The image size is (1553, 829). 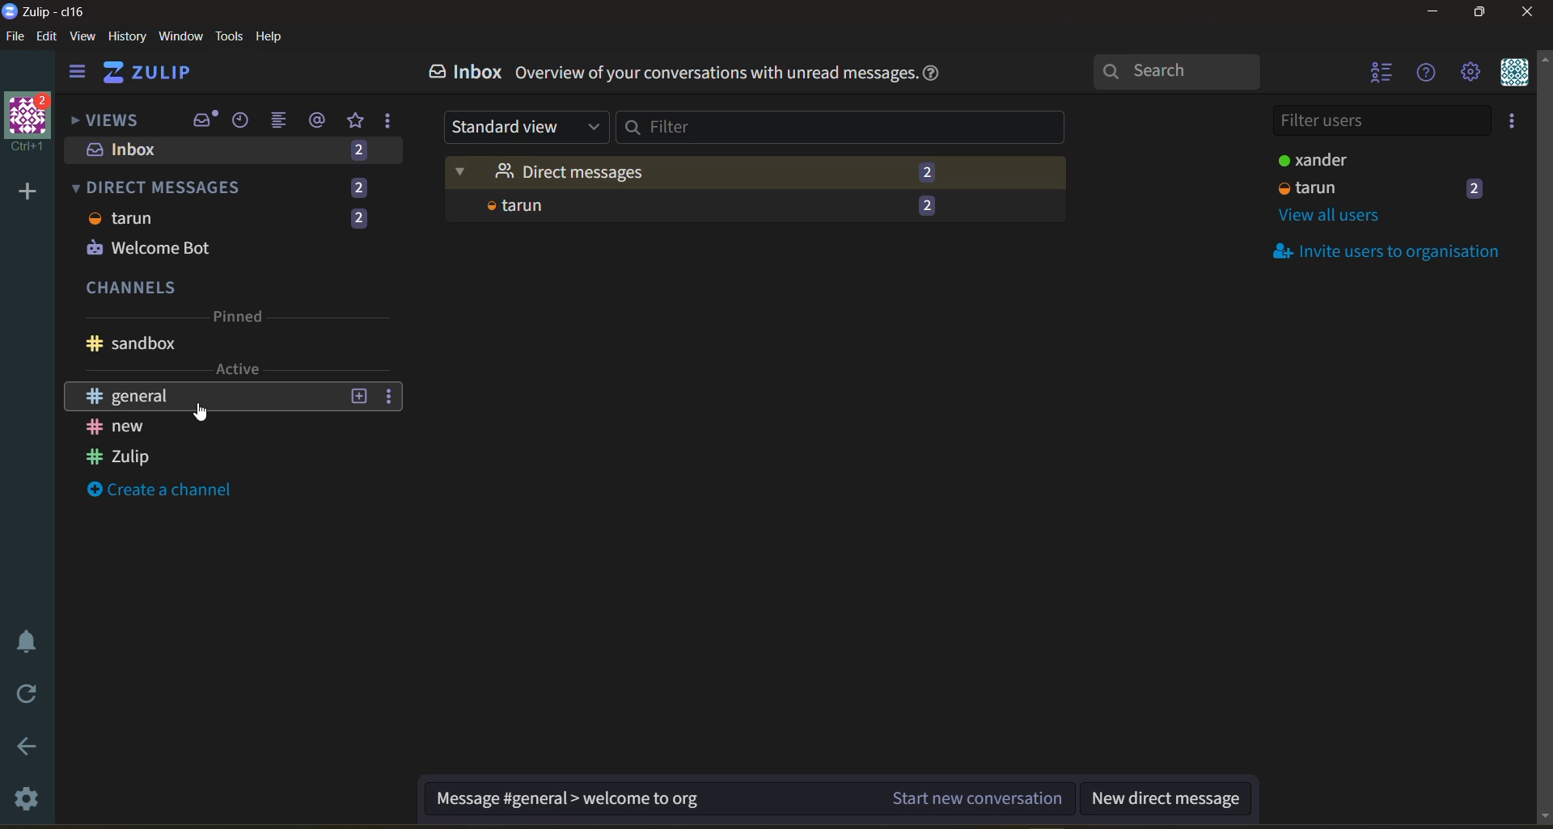 What do you see at coordinates (1428, 74) in the screenshot?
I see `help menu` at bounding box center [1428, 74].